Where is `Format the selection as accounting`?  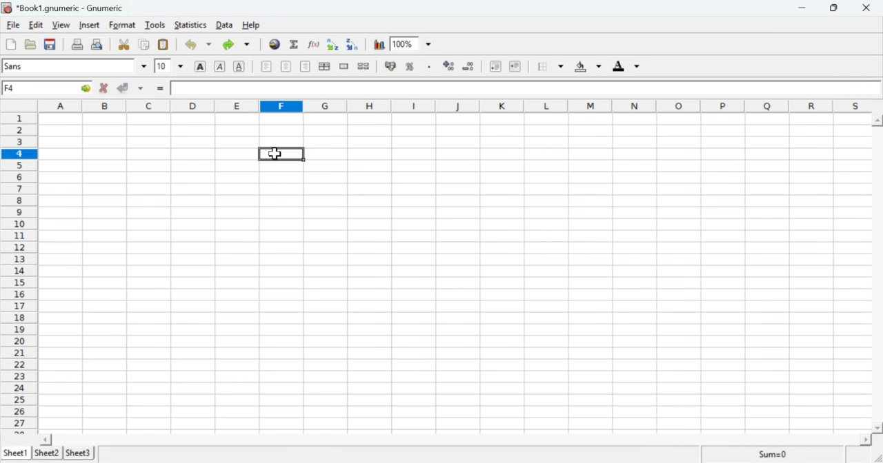
Format the selection as accounting is located at coordinates (390, 67).